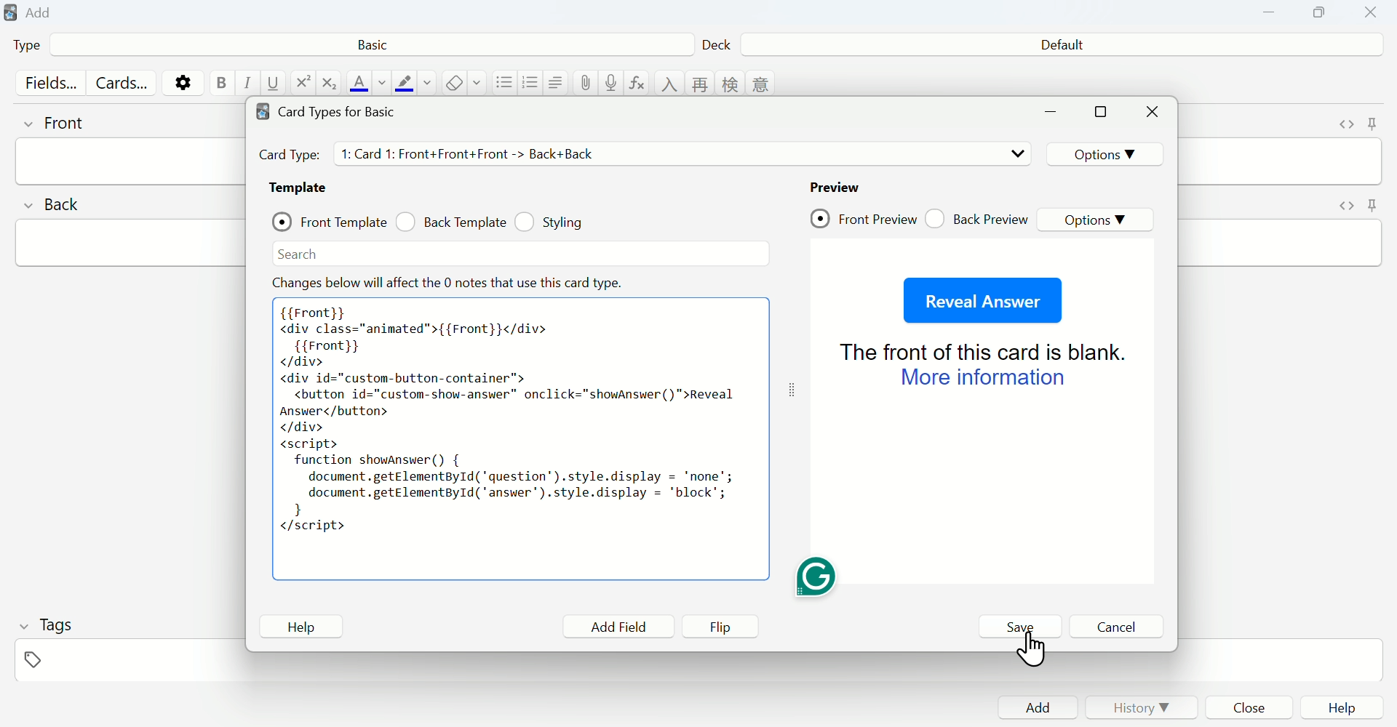 The image size is (1397, 727). I want to click on back, so click(59, 204).